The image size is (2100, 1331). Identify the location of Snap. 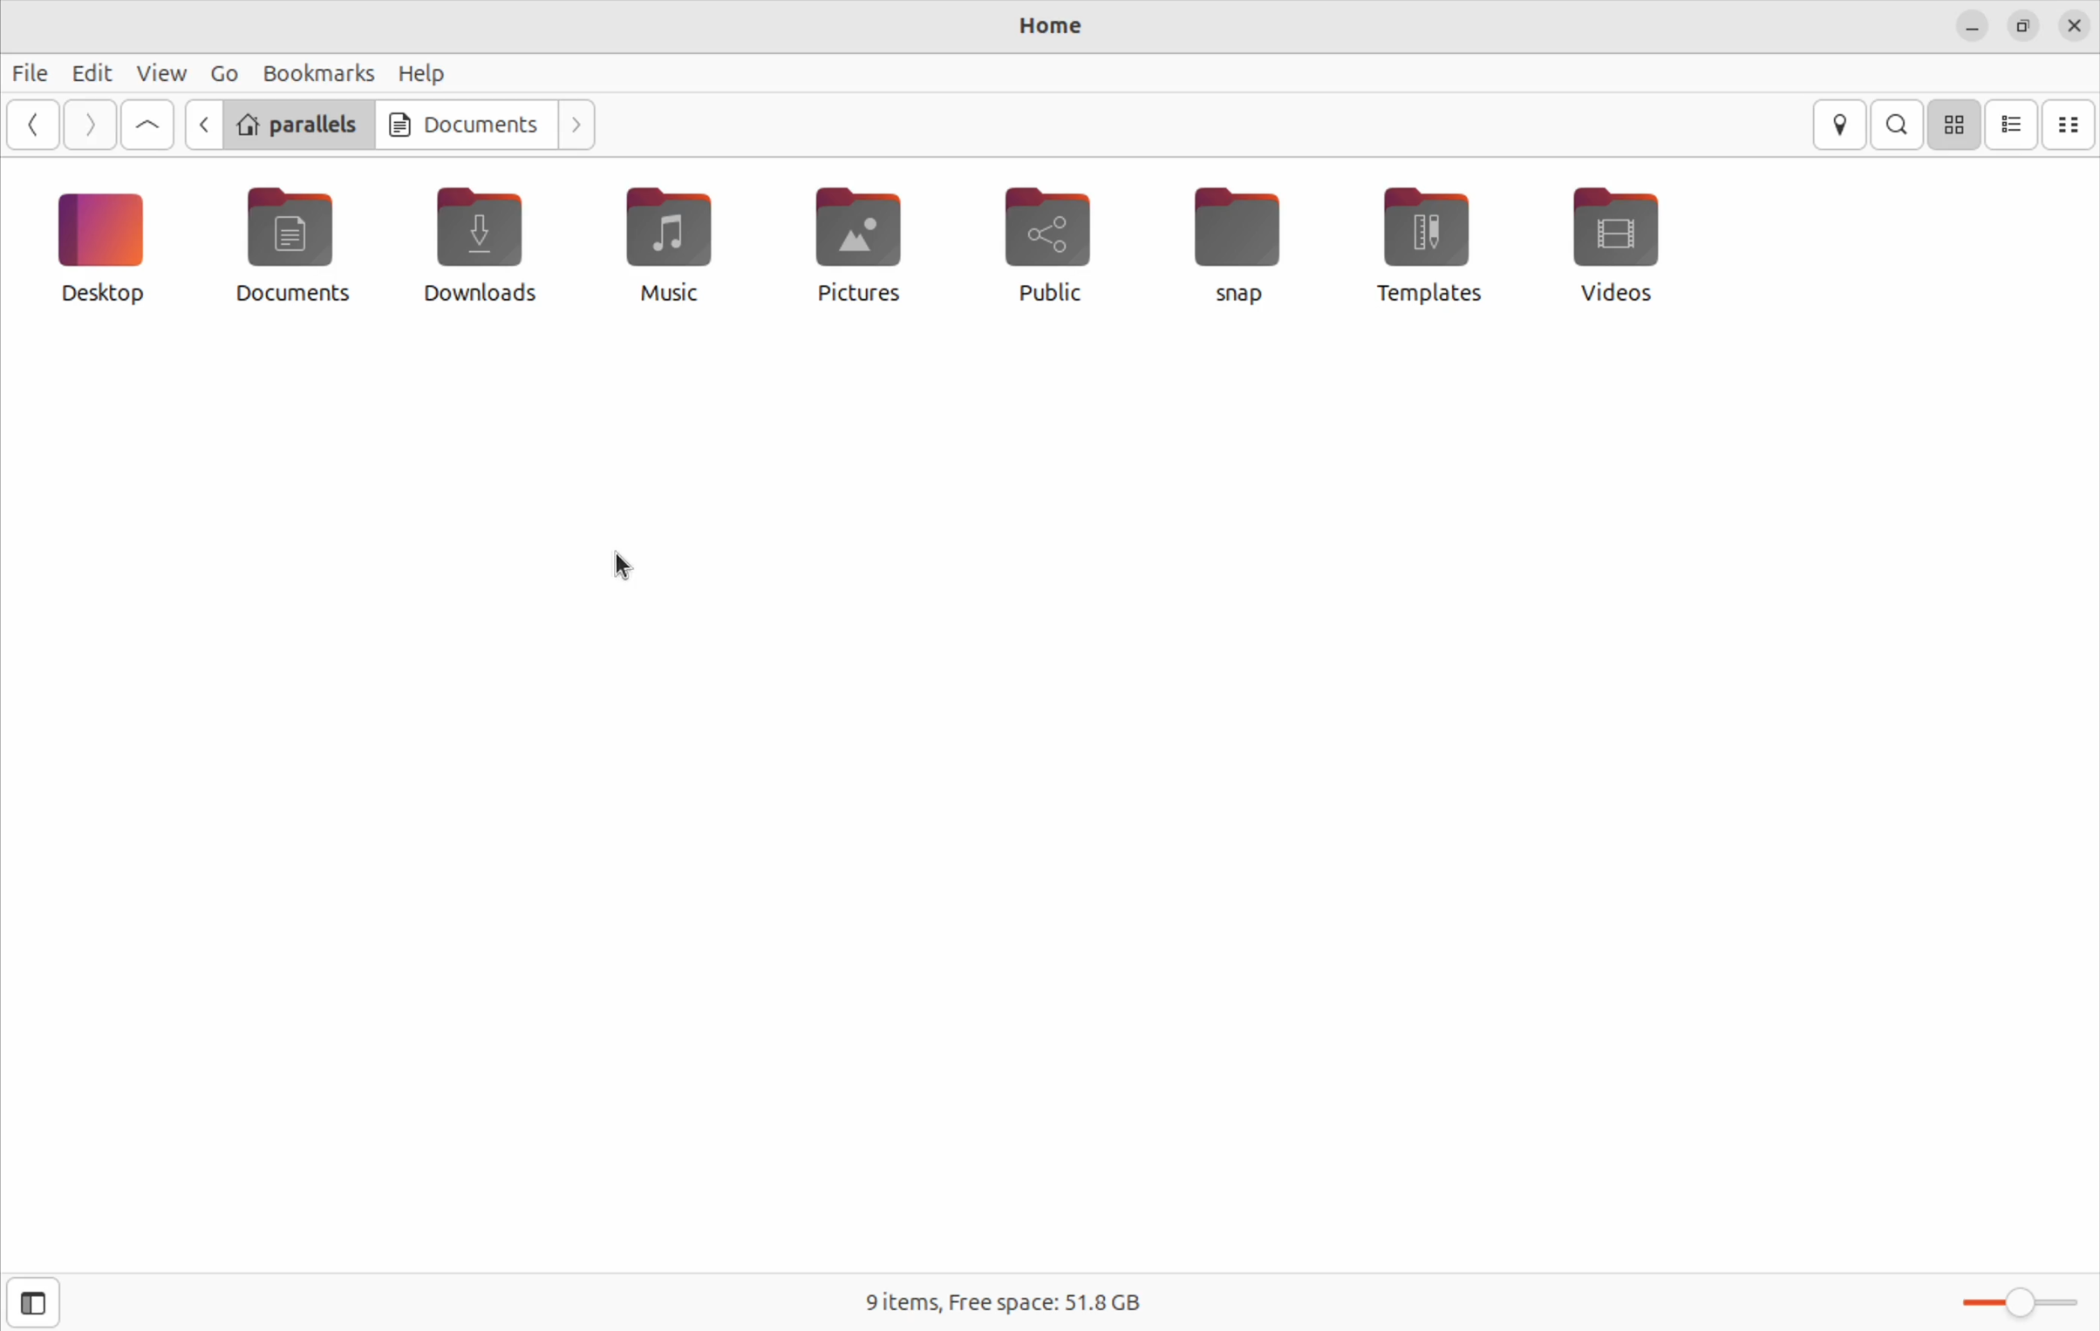
(1429, 244).